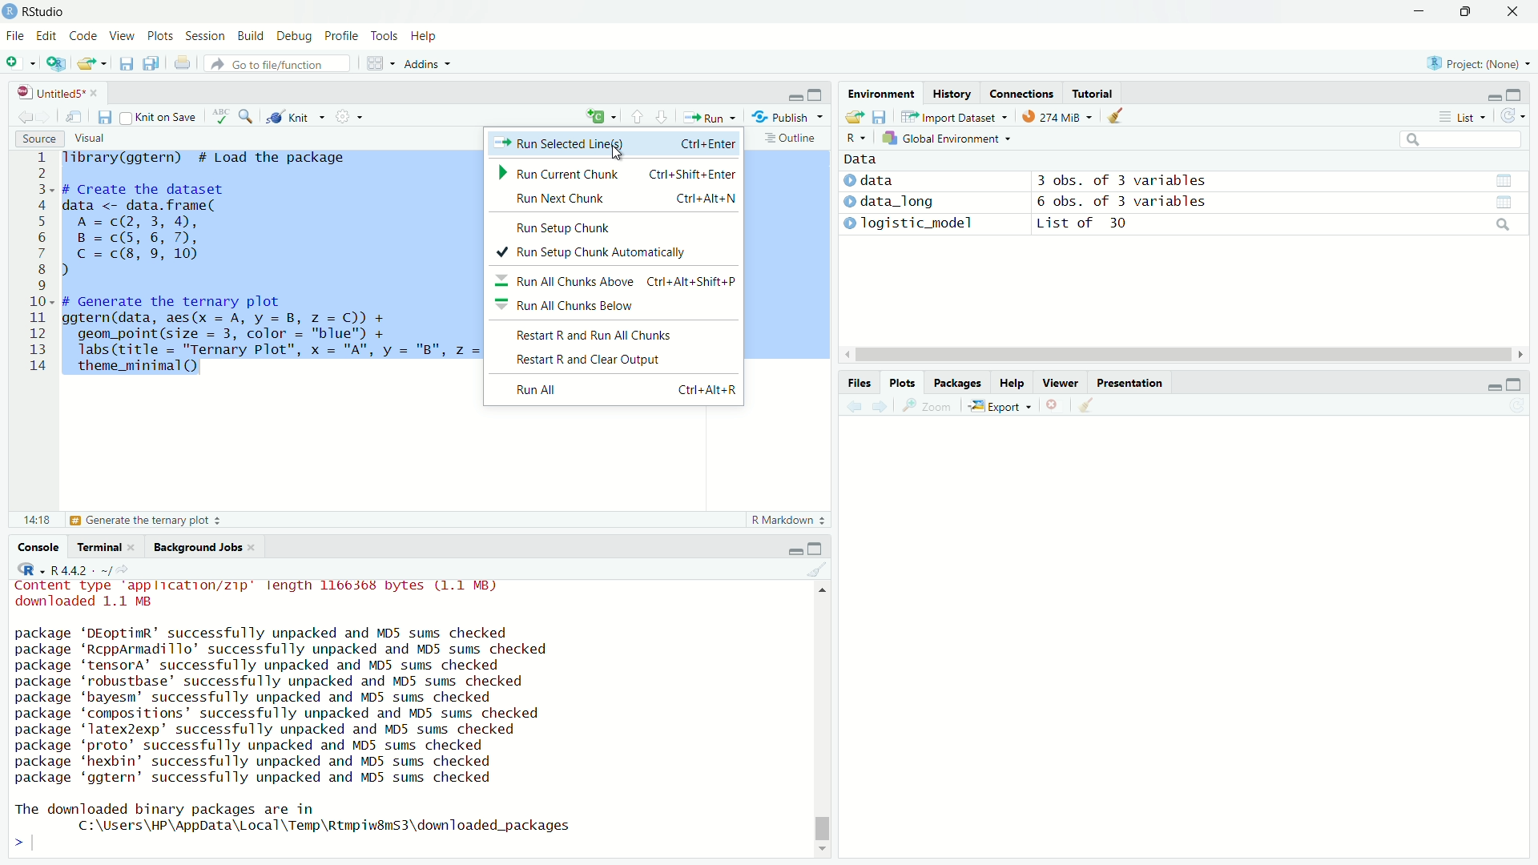 This screenshot has width=1538, height=865. Describe the element at coordinates (1512, 202) in the screenshot. I see `view` at that location.